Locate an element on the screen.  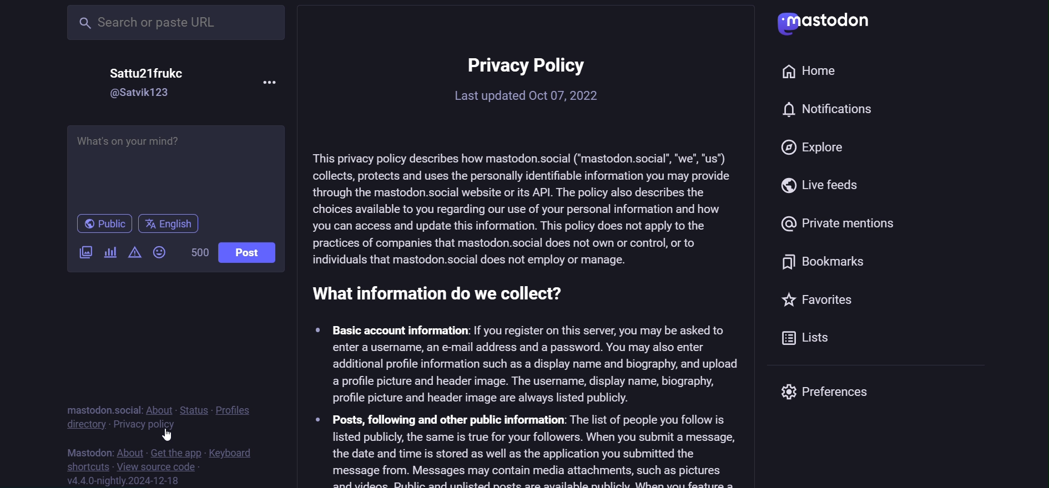
word limit is located at coordinates (199, 253).